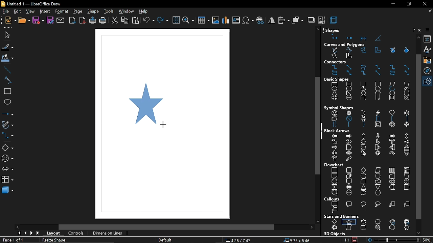 The image size is (433, 243). What do you see at coordinates (333, 30) in the screenshot?
I see `shapes` at bounding box center [333, 30].